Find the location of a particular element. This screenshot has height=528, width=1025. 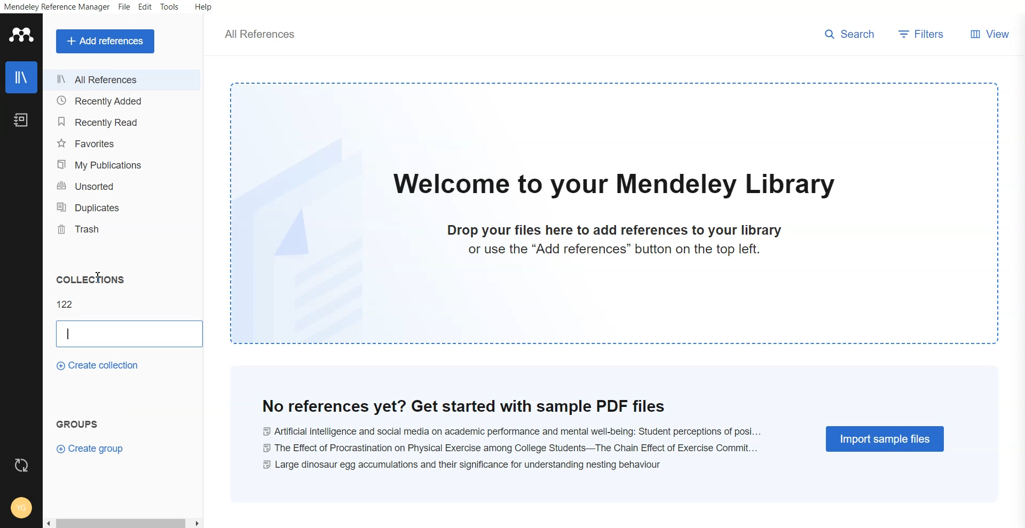

all references is located at coordinates (256, 35).